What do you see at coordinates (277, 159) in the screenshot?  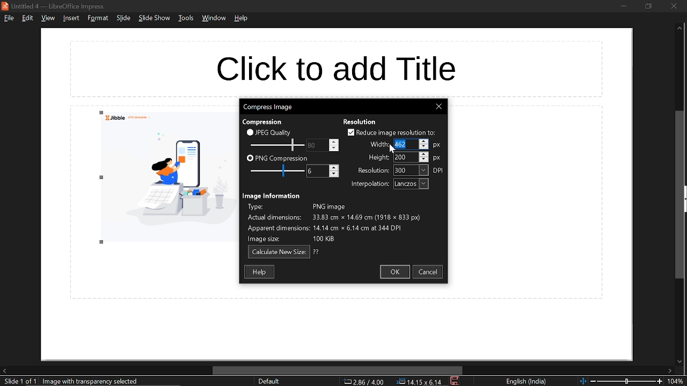 I see `PNG compression` at bounding box center [277, 159].